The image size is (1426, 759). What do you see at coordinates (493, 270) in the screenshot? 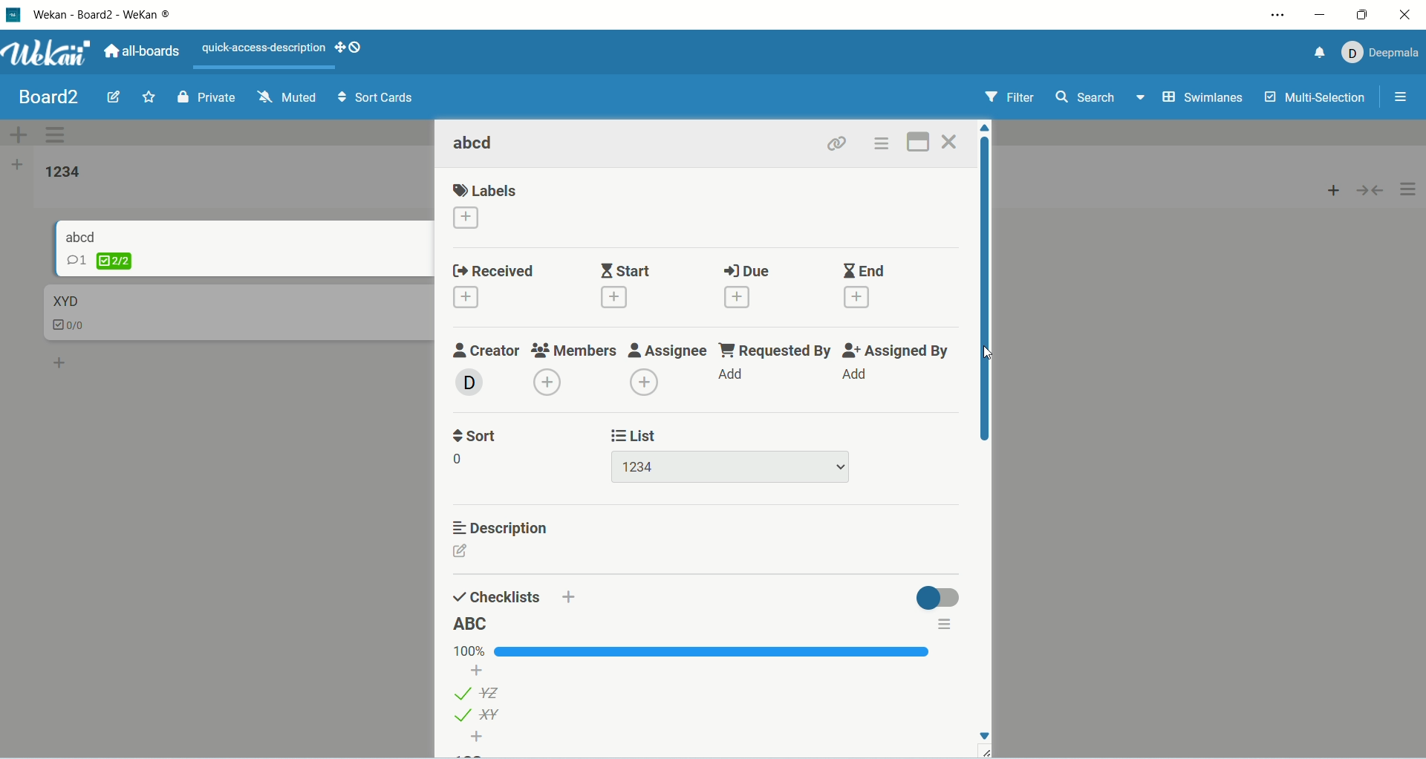
I see `received` at bounding box center [493, 270].